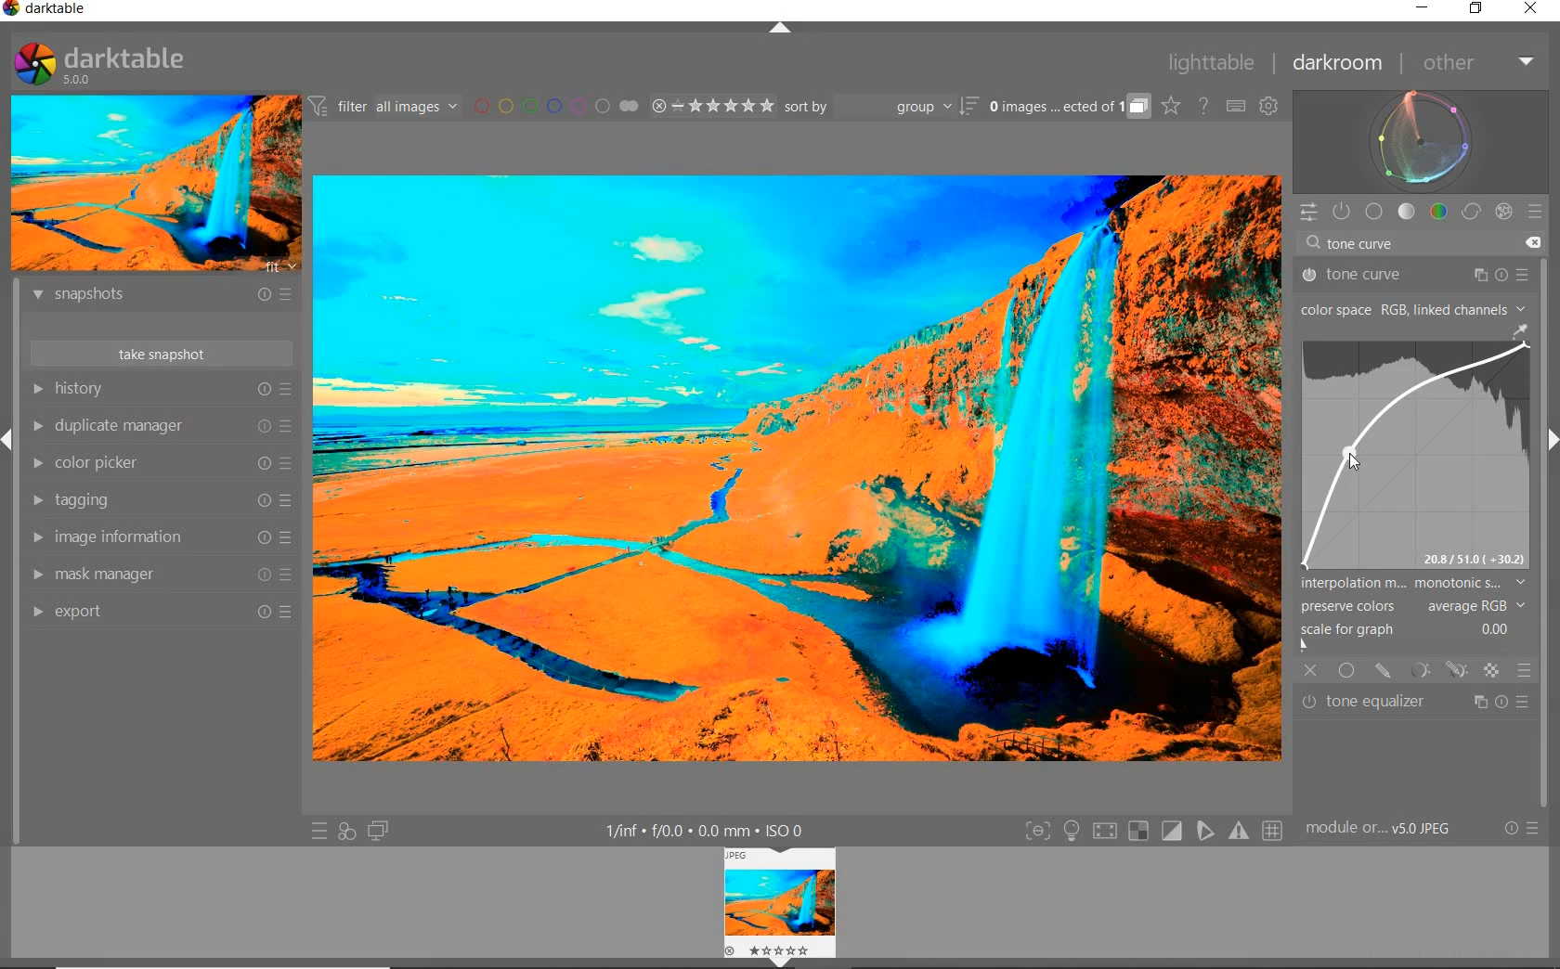 This screenshot has width=1560, height=969. What do you see at coordinates (1384, 830) in the screenshot?
I see `MODULE...v5.0 JPEG` at bounding box center [1384, 830].